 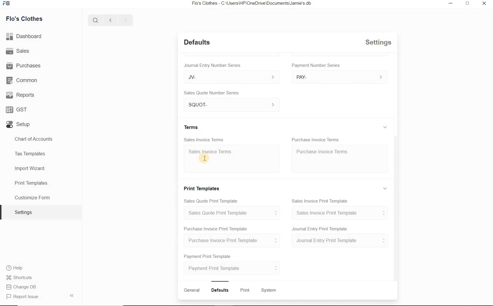 What do you see at coordinates (321, 200) in the screenshot?
I see `Sales Invoice Print Template` at bounding box center [321, 200].